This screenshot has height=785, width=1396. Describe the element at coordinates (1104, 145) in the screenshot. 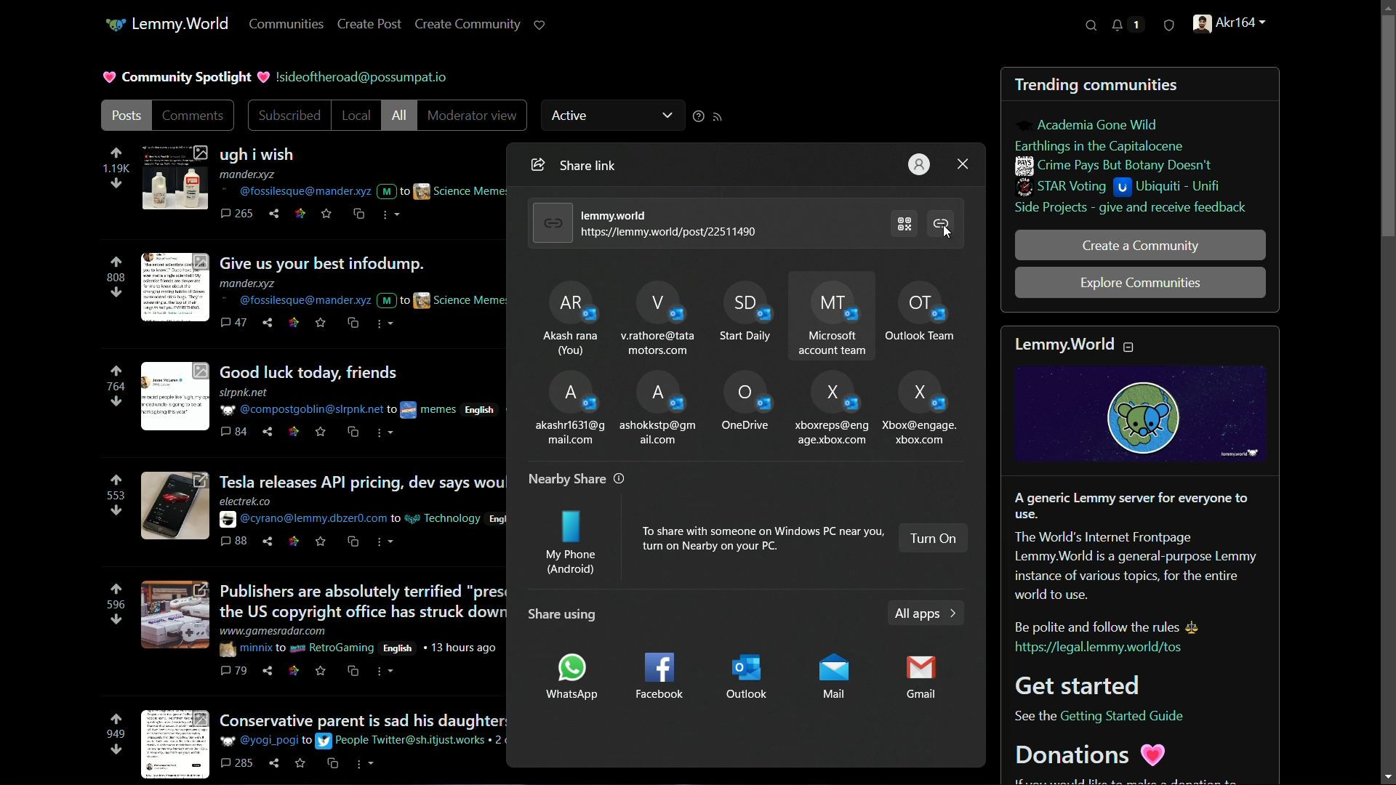

I see `earthlings in the capitalocene` at that location.